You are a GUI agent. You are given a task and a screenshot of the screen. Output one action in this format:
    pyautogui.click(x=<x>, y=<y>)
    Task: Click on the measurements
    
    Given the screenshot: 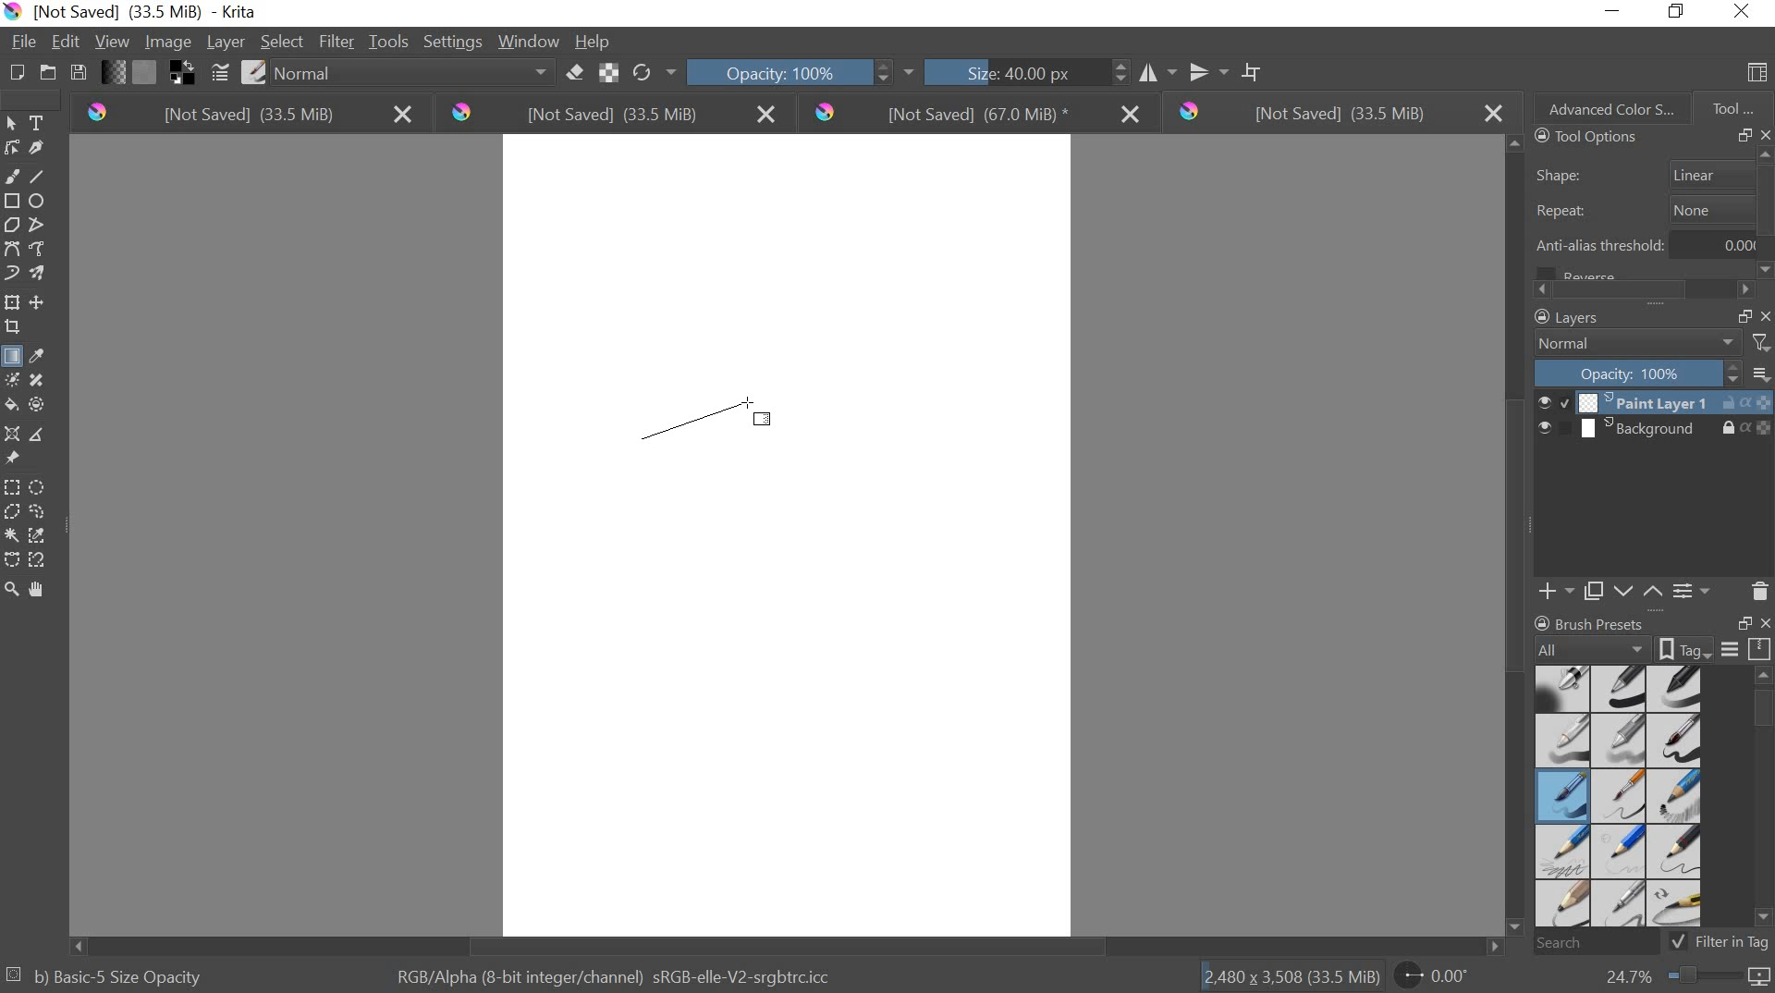 What is the action you would take?
    pyautogui.click(x=43, y=434)
    